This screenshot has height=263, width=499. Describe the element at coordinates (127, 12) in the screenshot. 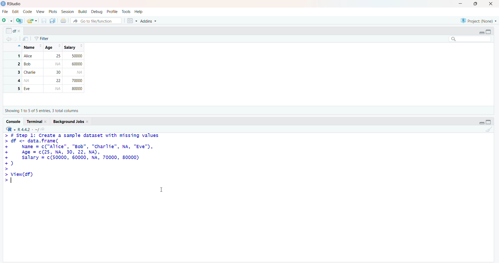

I see `Tools` at that location.